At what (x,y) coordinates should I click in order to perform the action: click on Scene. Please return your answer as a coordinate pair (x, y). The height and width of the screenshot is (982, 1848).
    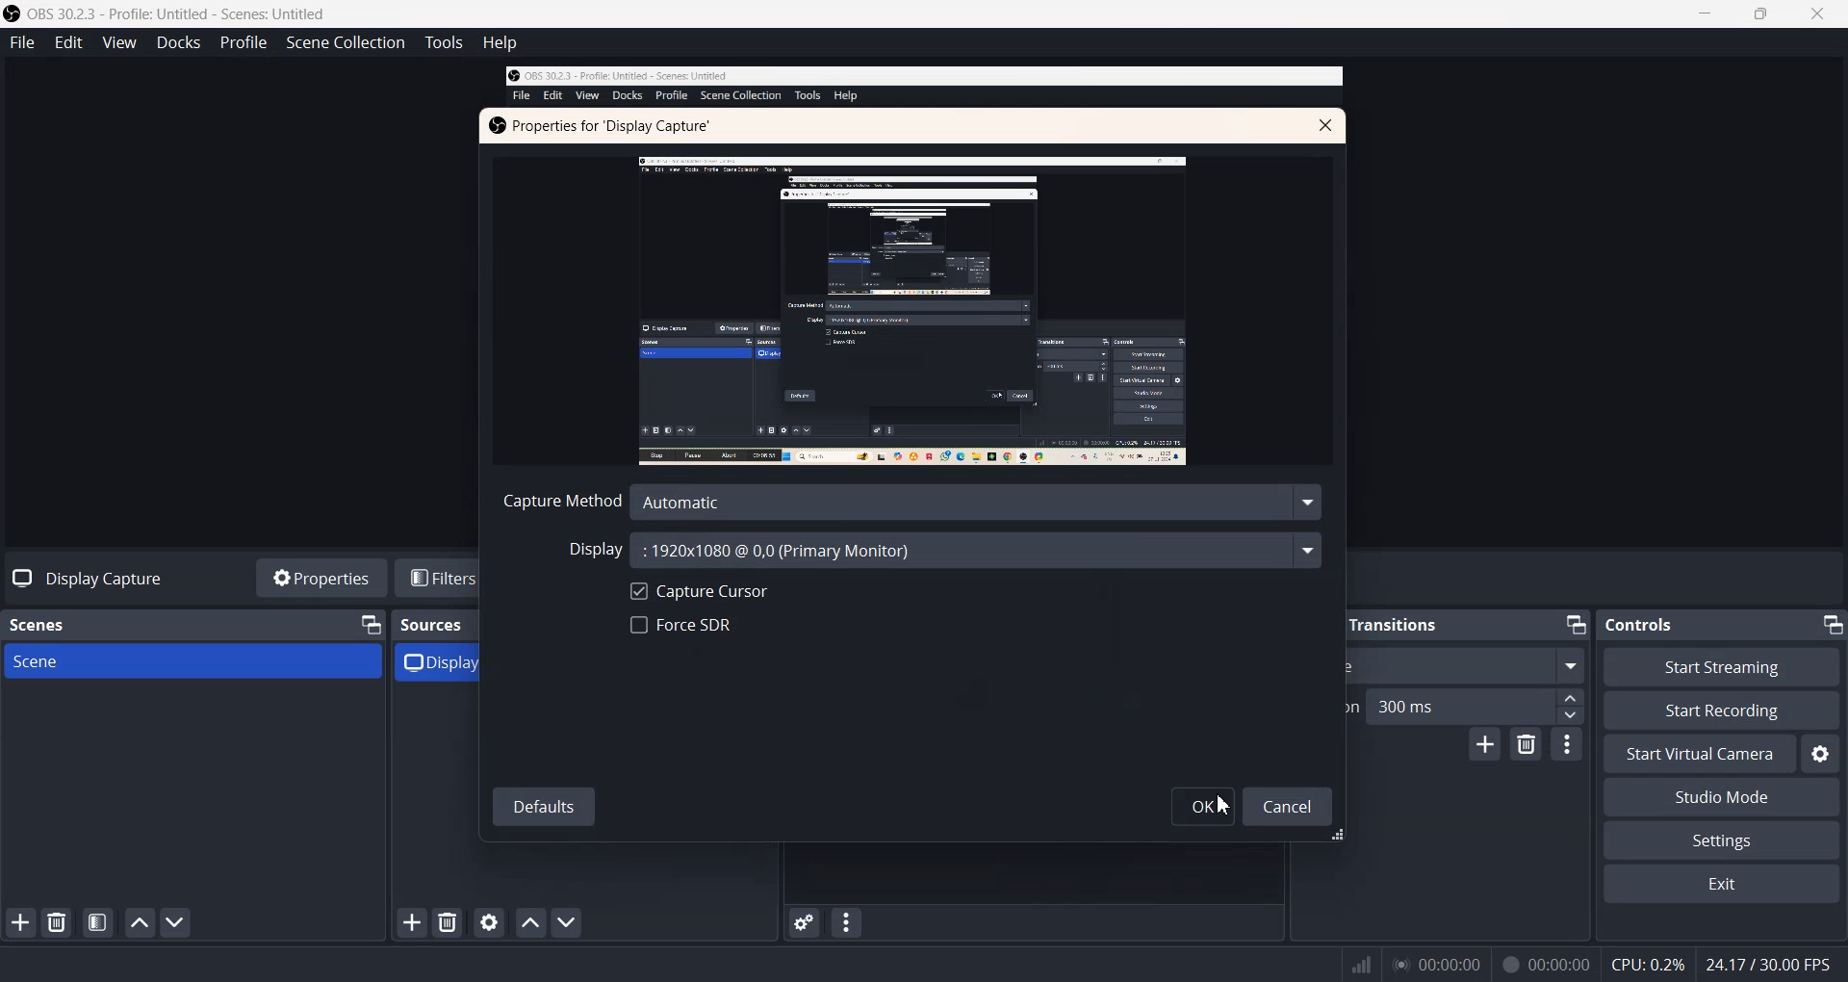
    Looking at the image, I should click on (193, 660).